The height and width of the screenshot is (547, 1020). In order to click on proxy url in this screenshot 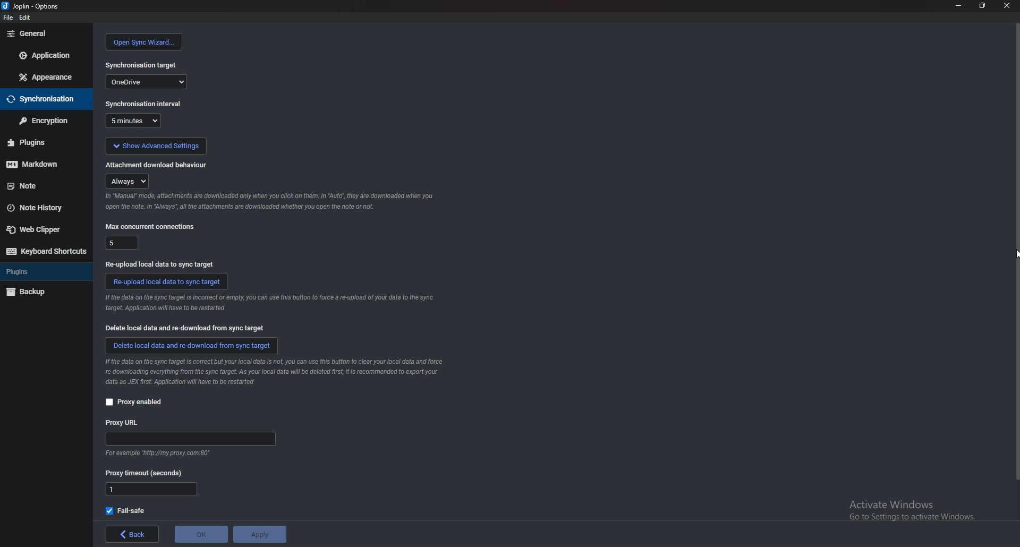, I will do `click(194, 438)`.